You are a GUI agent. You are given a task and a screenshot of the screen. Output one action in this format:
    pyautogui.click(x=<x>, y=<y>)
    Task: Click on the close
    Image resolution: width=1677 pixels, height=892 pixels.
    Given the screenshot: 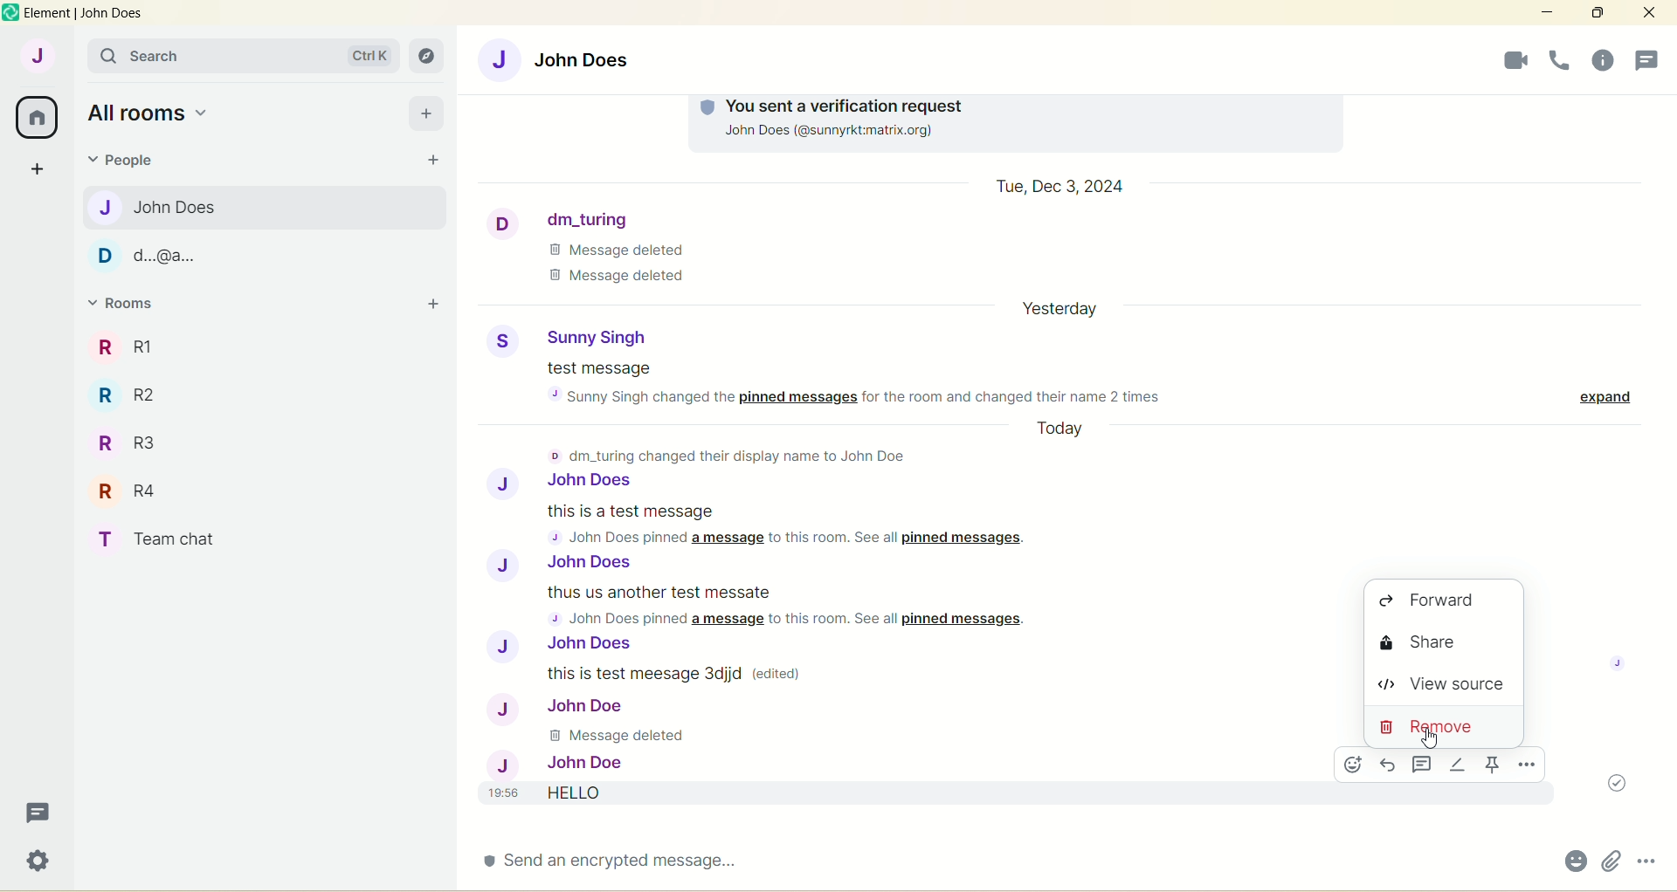 What is the action you would take?
    pyautogui.click(x=1645, y=15)
    